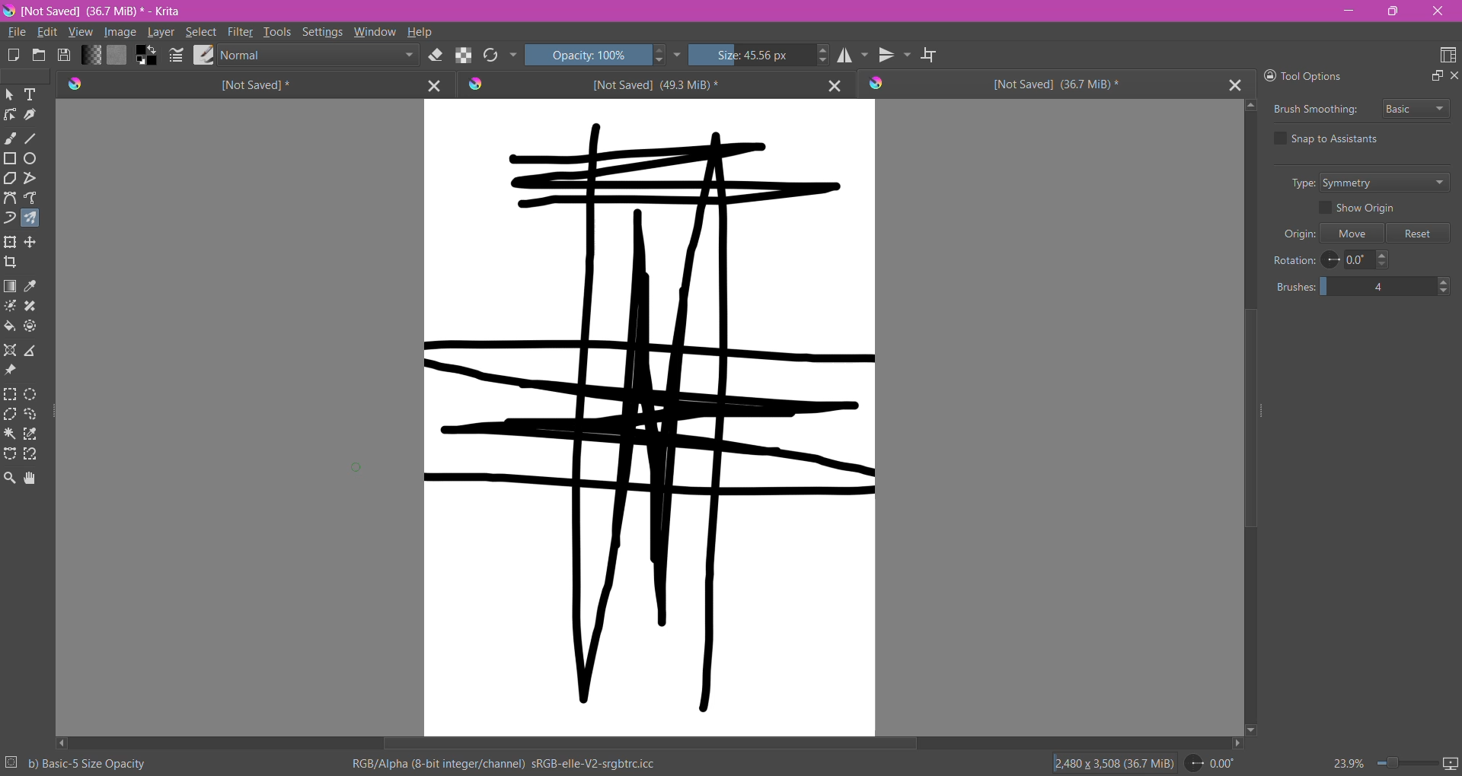  Describe the element at coordinates (504, 764) in the screenshot. I see `Color Space` at that location.